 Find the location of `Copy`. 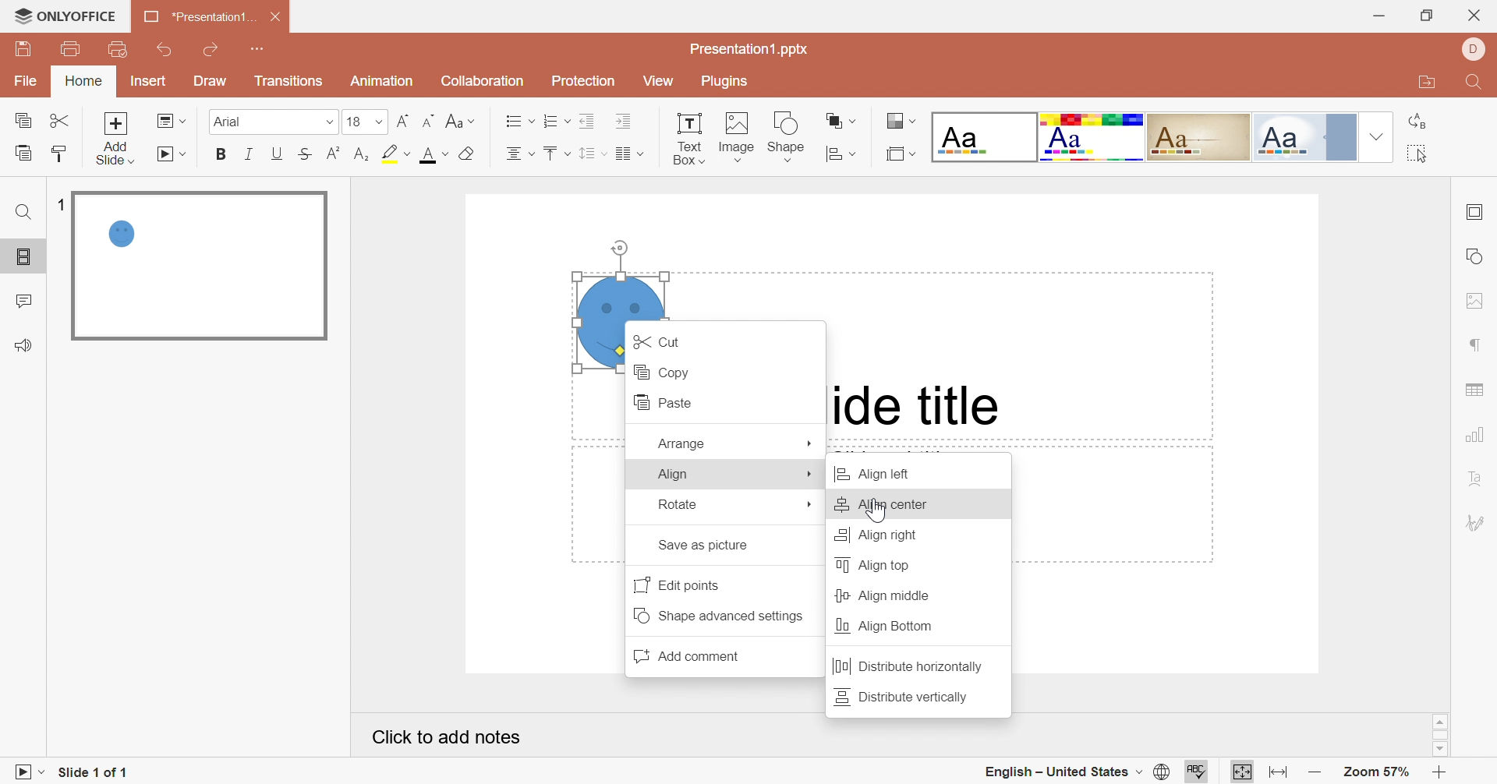

Copy is located at coordinates (27, 123).